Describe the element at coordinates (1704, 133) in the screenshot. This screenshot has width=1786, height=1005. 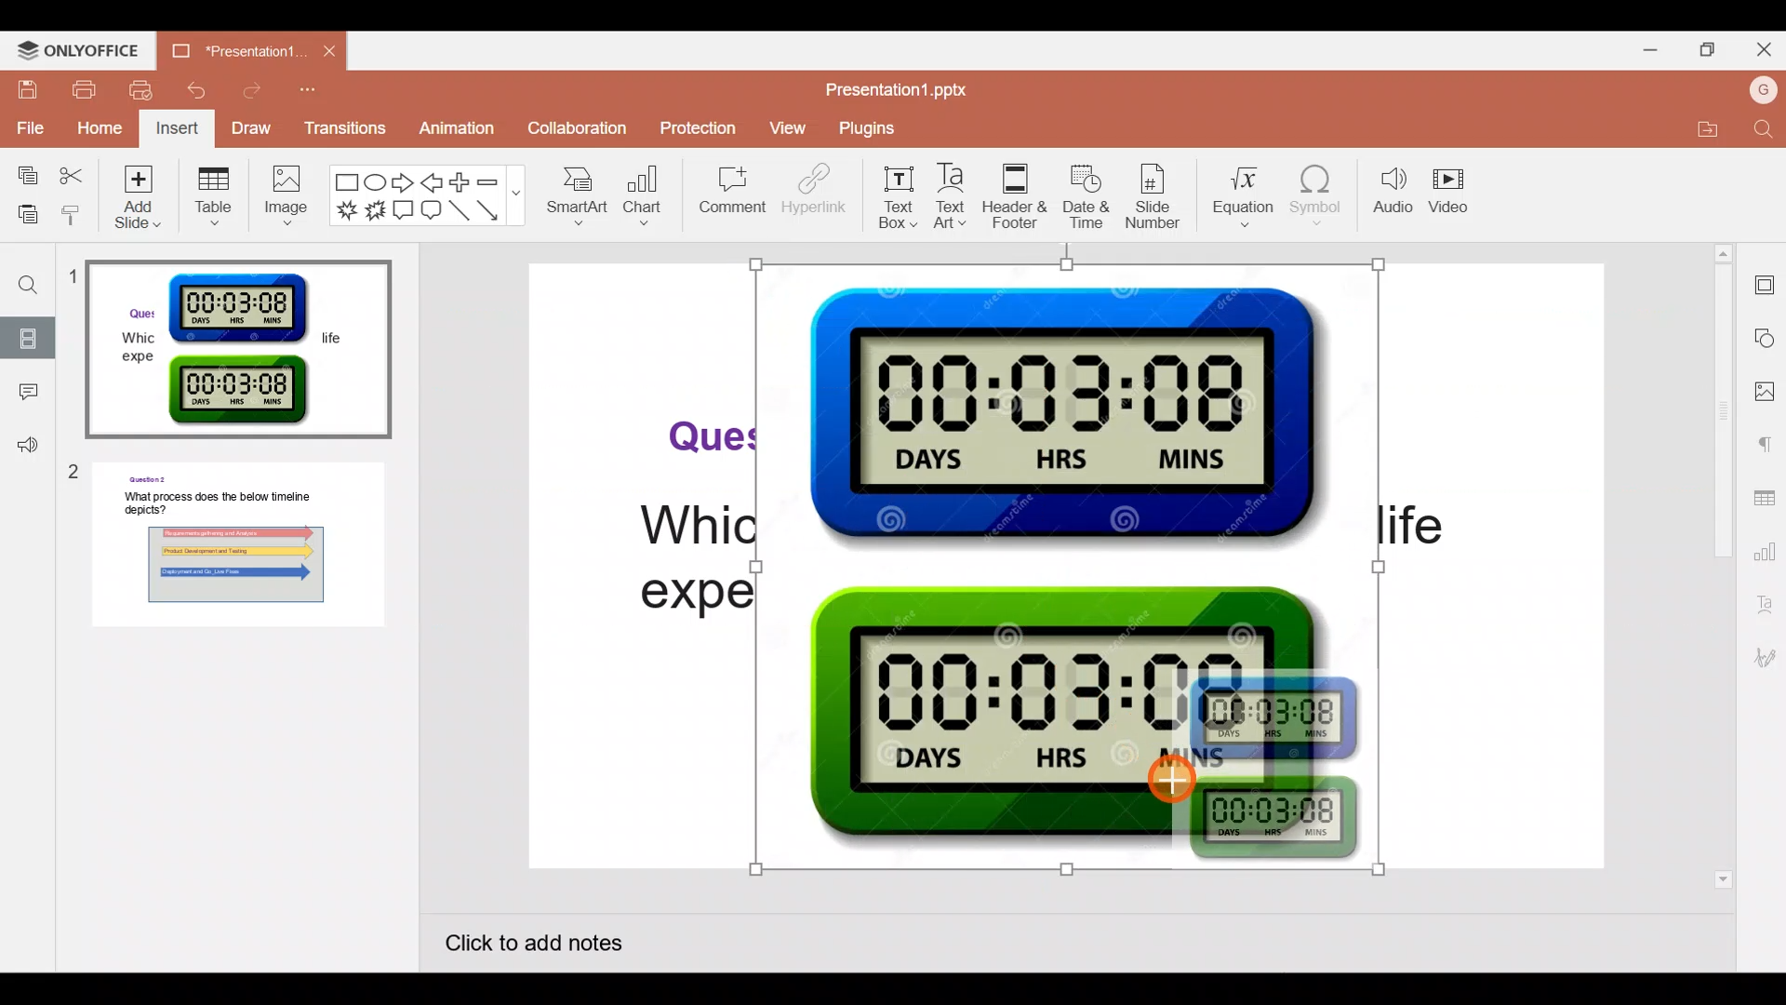
I see `Open file location` at that location.